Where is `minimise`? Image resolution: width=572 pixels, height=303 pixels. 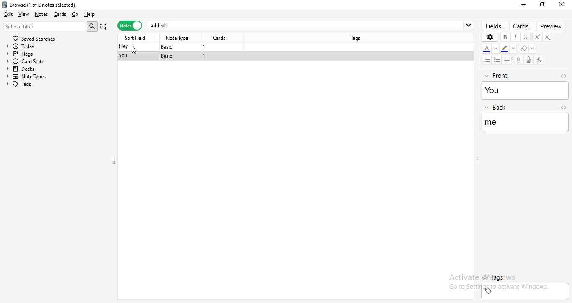 minimise is located at coordinates (525, 4).